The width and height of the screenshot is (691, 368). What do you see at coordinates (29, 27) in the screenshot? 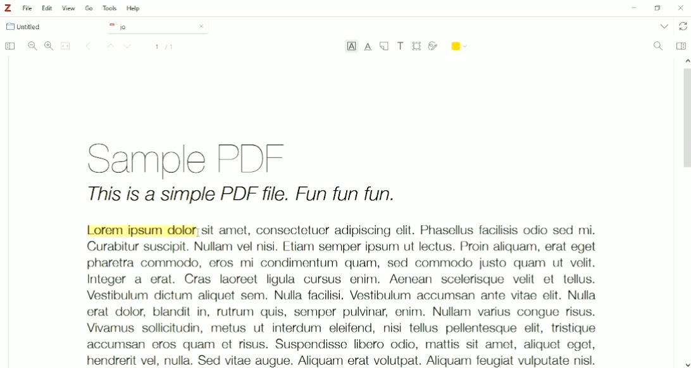
I see `Untitled` at bounding box center [29, 27].